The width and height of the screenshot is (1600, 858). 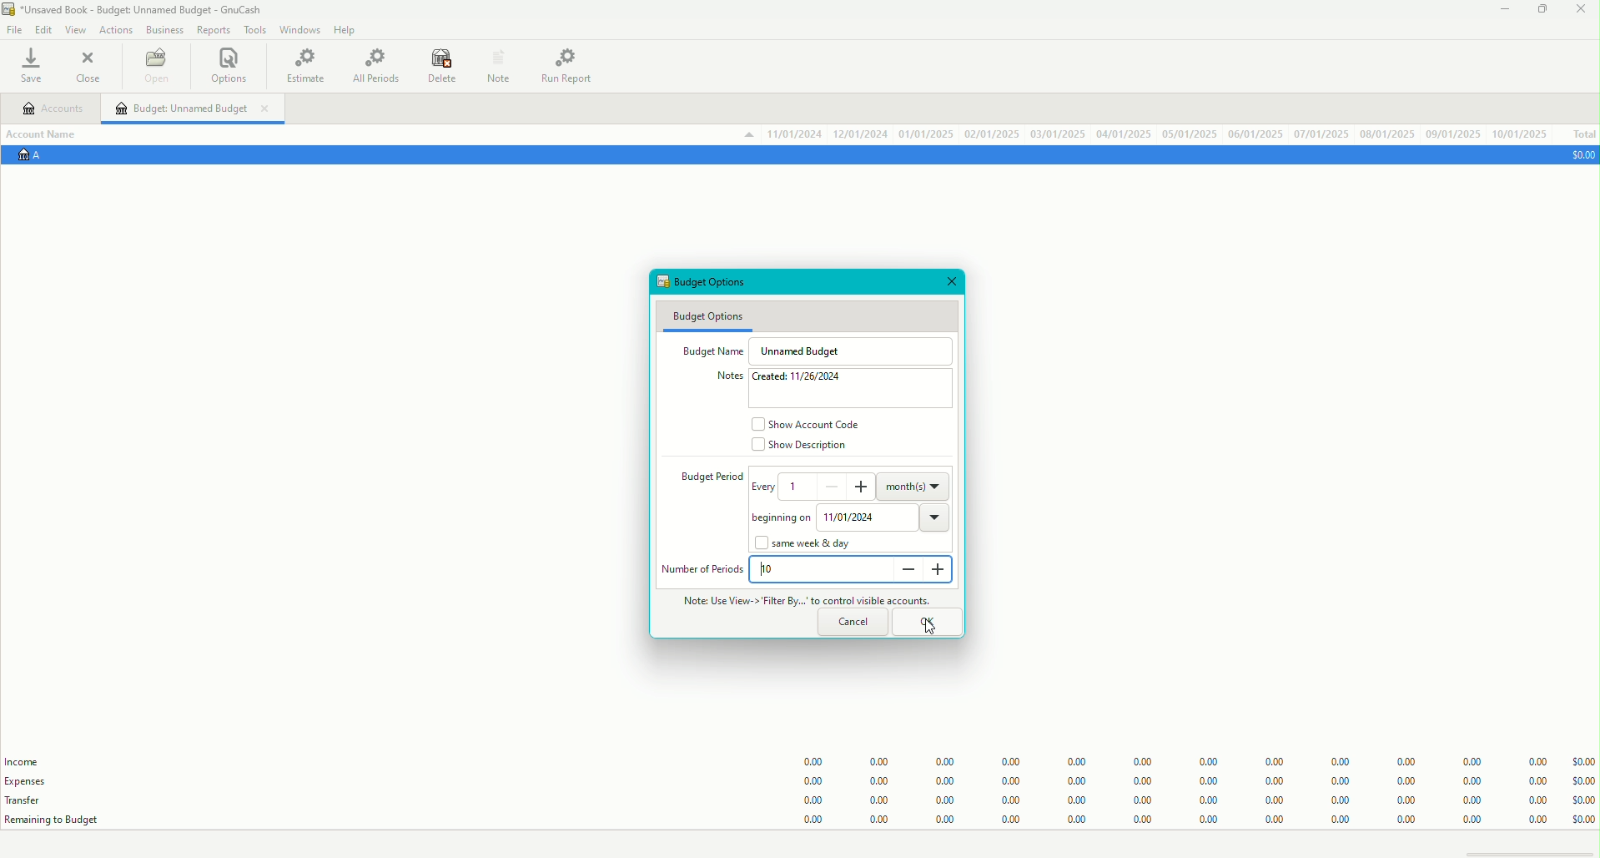 What do you see at coordinates (38, 157) in the screenshot?
I see `Account A` at bounding box center [38, 157].